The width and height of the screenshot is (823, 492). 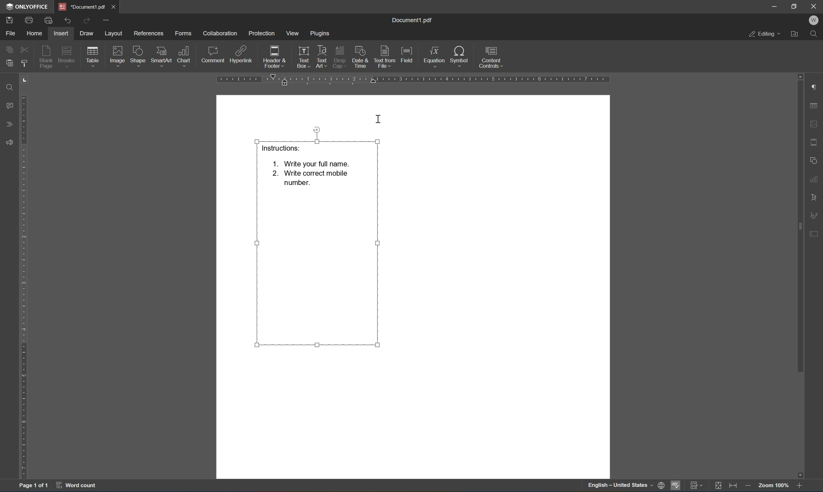 What do you see at coordinates (10, 20) in the screenshot?
I see `Save` at bounding box center [10, 20].